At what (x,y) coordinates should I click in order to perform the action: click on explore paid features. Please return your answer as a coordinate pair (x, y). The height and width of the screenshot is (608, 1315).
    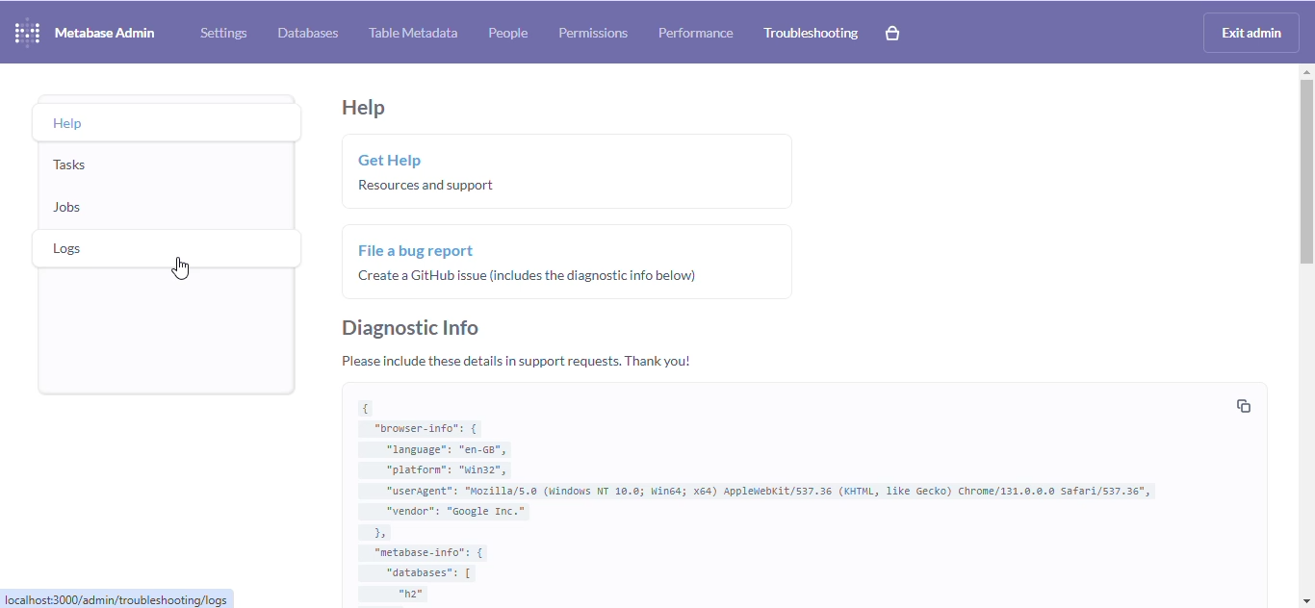
    Looking at the image, I should click on (892, 33).